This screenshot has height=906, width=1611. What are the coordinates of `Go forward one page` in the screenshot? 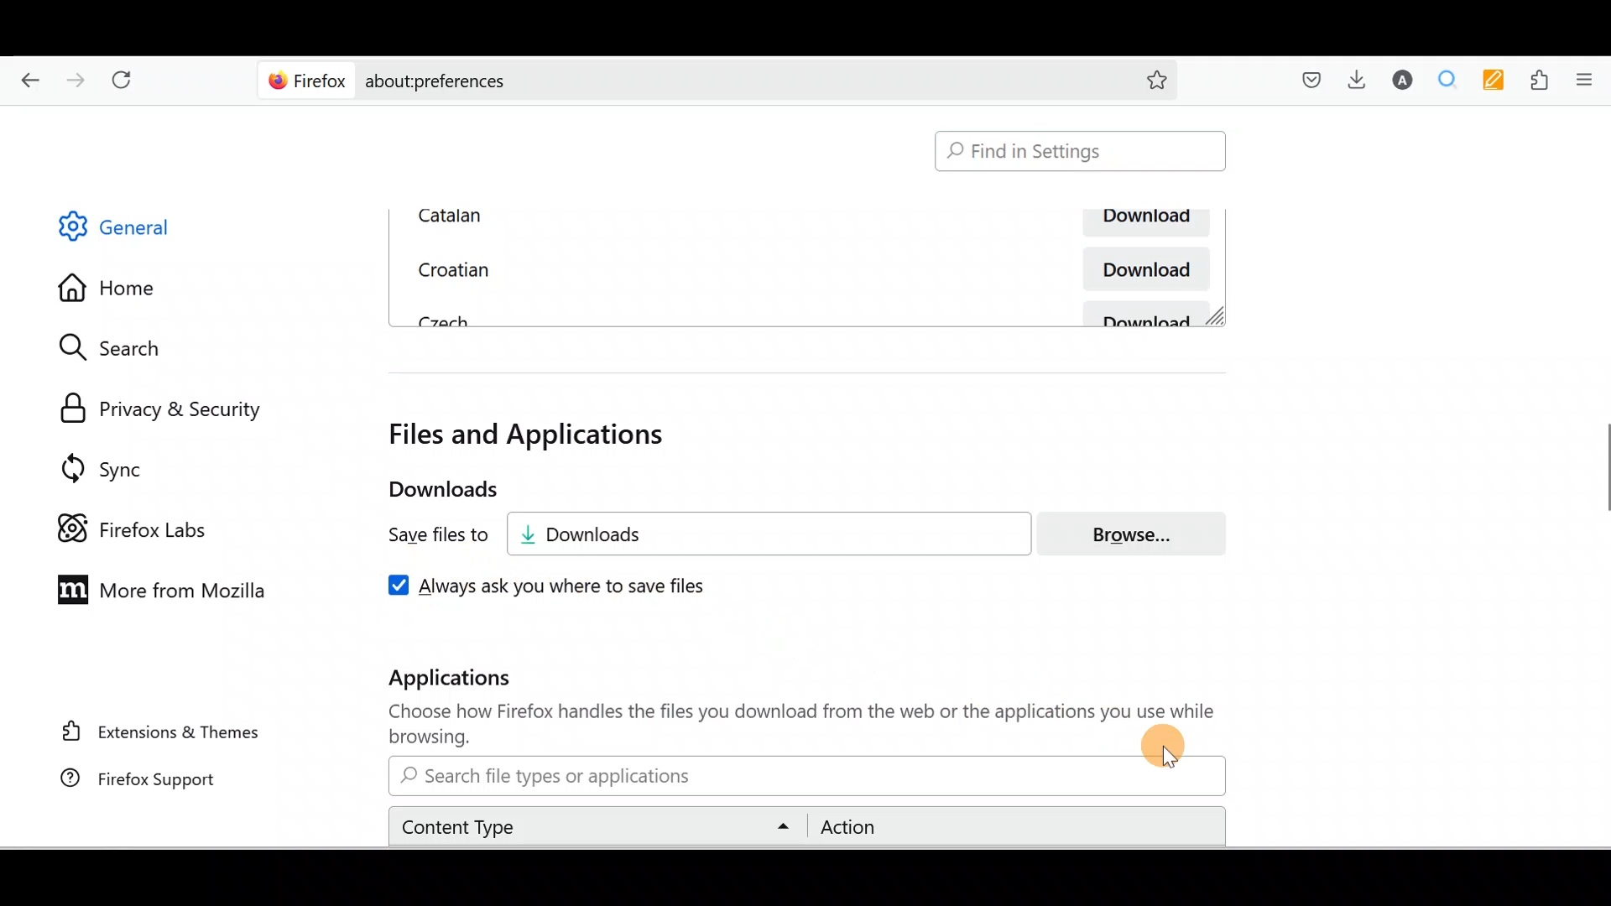 It's located at (78, 83).